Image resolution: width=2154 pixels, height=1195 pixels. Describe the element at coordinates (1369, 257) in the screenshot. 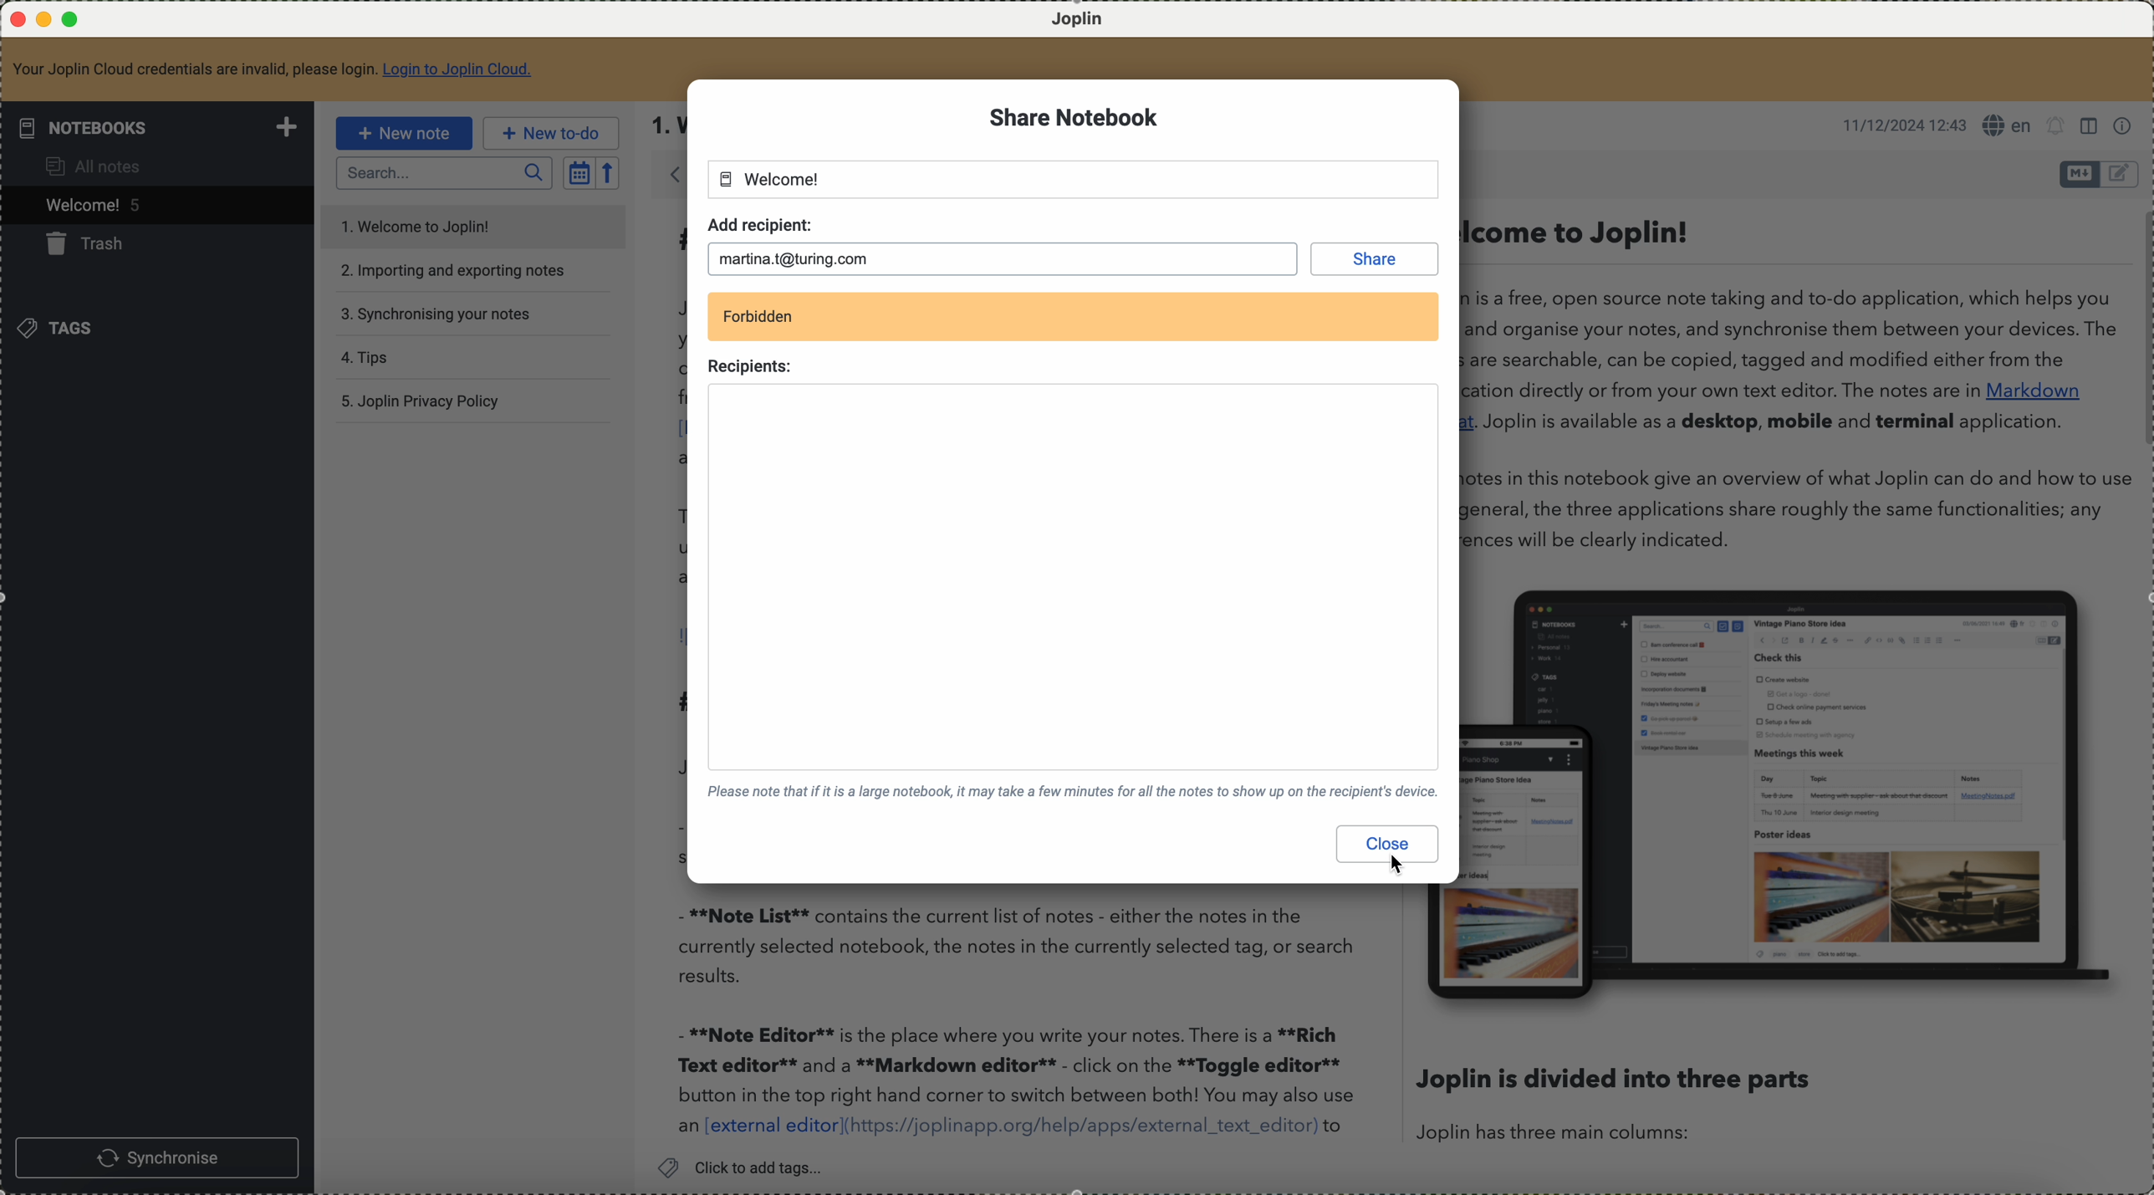

I see ` share` at that location.